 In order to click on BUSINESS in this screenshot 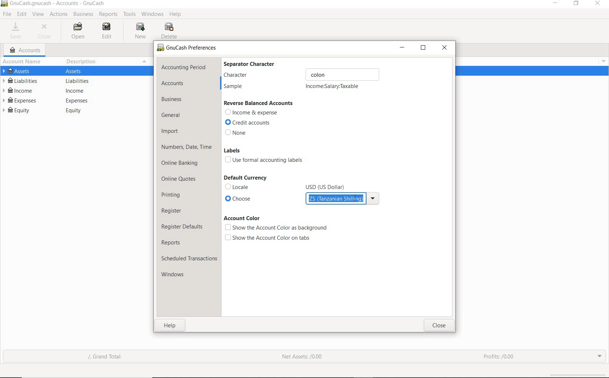, I will do `click(84, 14)`.